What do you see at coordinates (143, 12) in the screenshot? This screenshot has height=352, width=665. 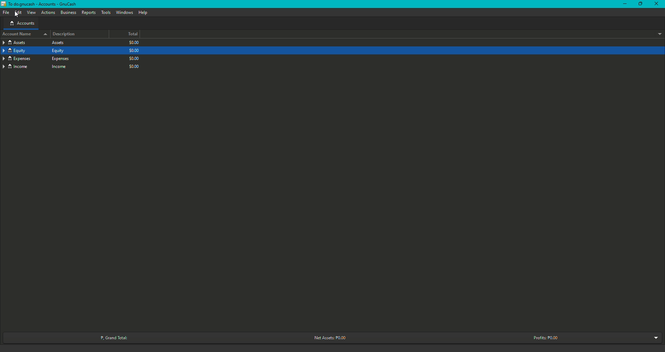 I see `Help` at bounding box center [143, 12].